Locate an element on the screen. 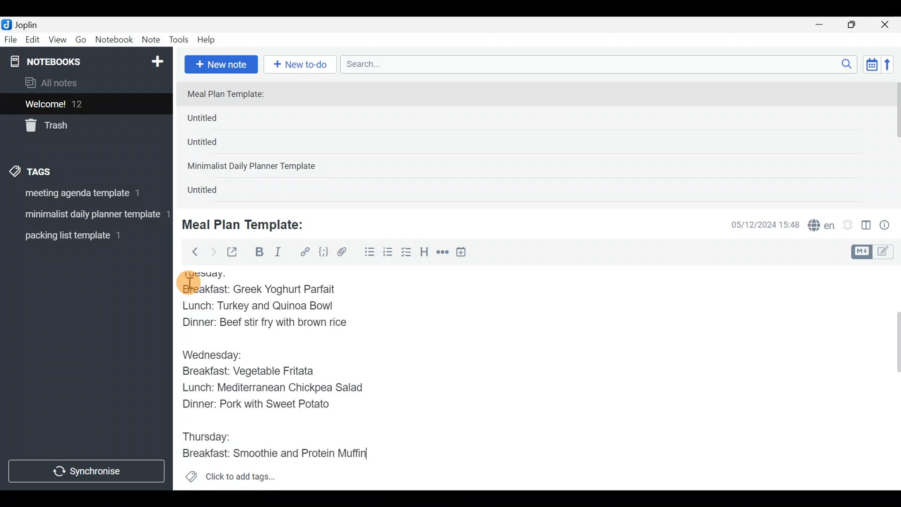  Bold is located at coordinates (259, 253).